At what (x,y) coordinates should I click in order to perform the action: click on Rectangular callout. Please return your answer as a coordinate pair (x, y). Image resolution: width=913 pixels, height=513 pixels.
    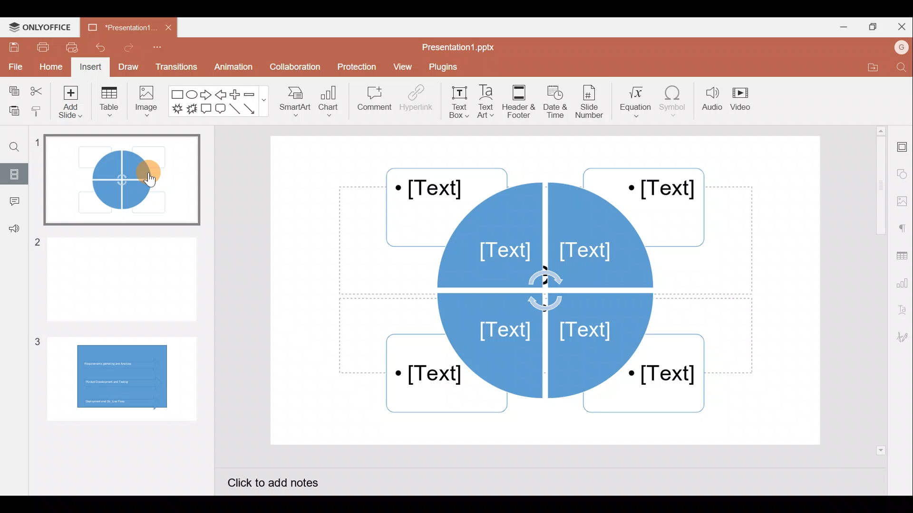
    Looking at the image, I should click on (205, 108).